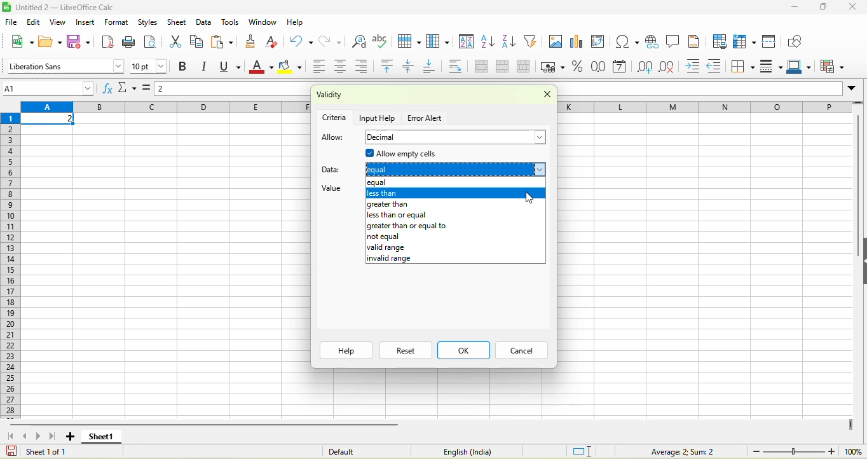 Image resolution: width=867 pixels, height=459 pixels. Describe the element at coordinates (107, 88) in the screenshot. I see `function wizard` at that location.